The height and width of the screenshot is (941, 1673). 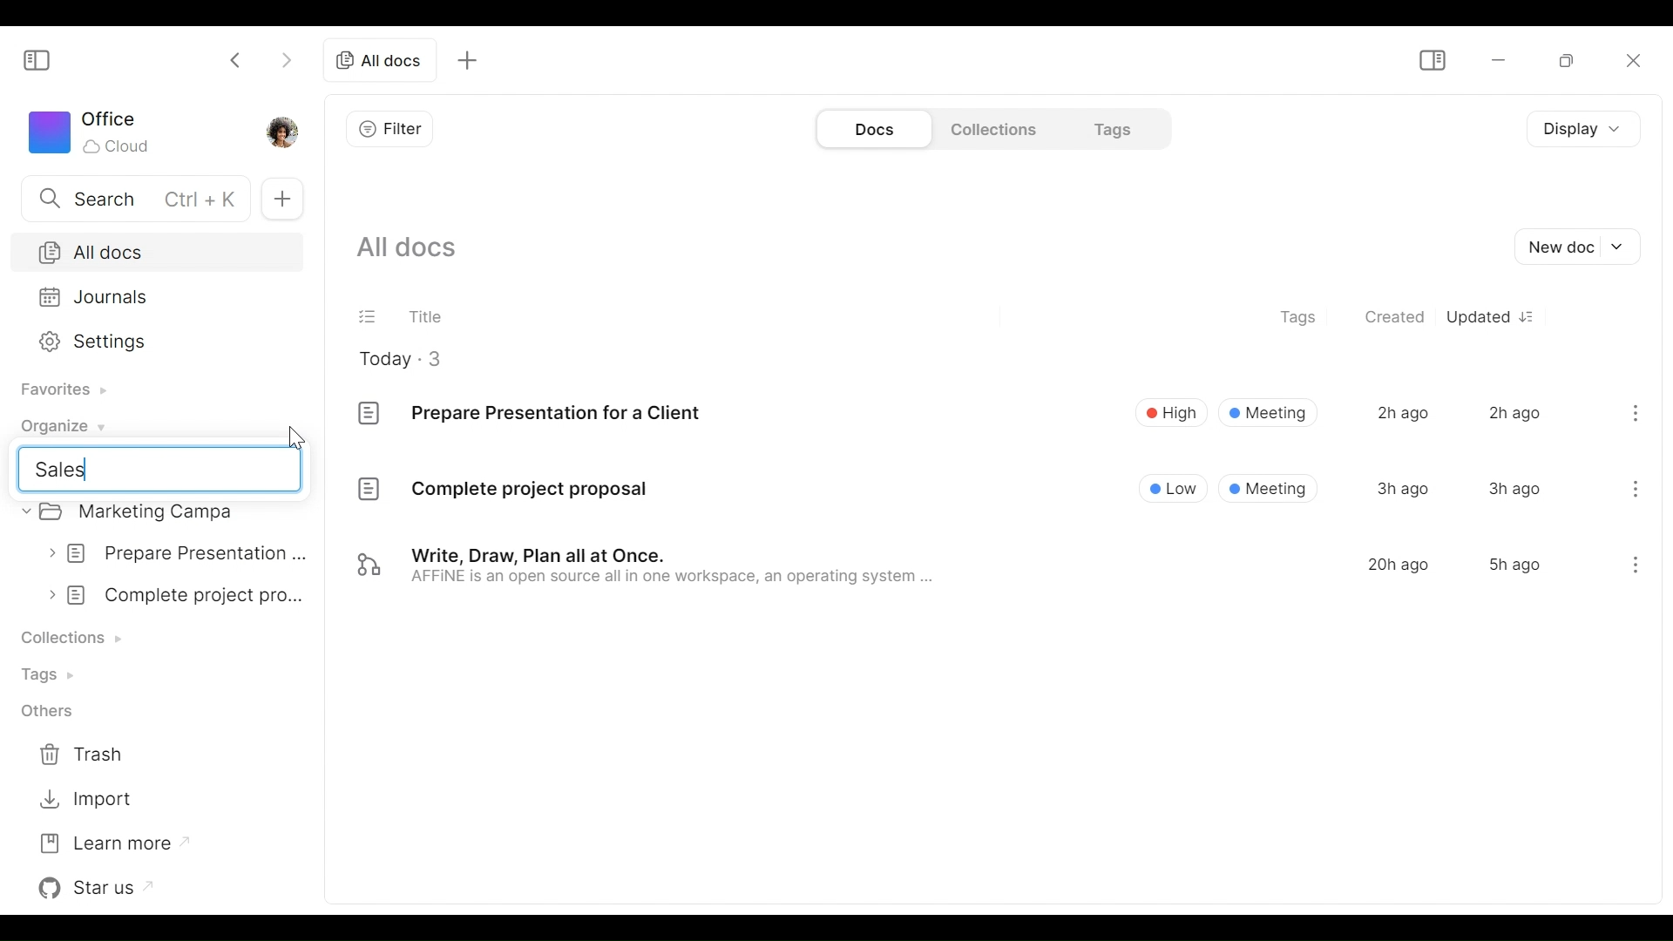 What do you see at coordinates (37, 61) in the screenshot?
I see `Show/Hide Sidebar` at bounding box center [37, 61].